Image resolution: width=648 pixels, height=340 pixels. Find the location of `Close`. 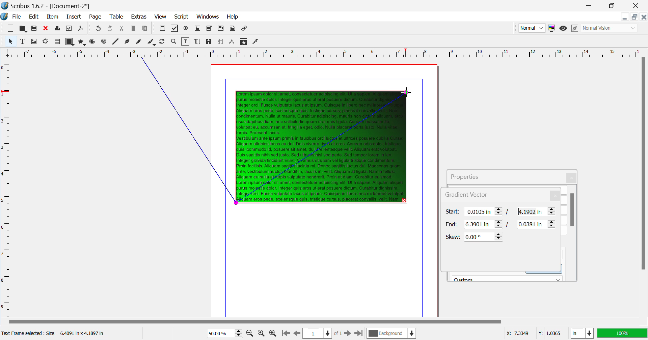

Close is located at coordinates (572, 178).